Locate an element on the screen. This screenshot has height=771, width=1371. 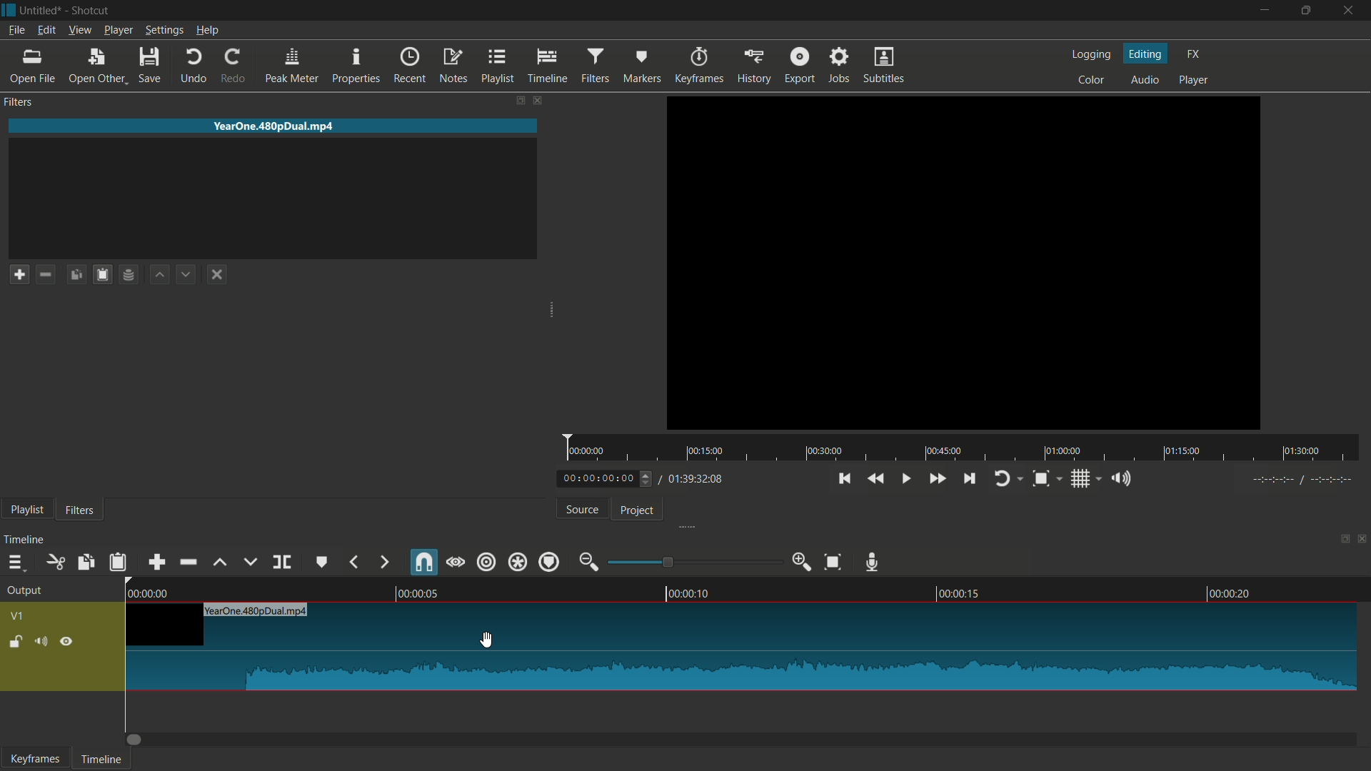
next marker is located at coordinates (383, 562).